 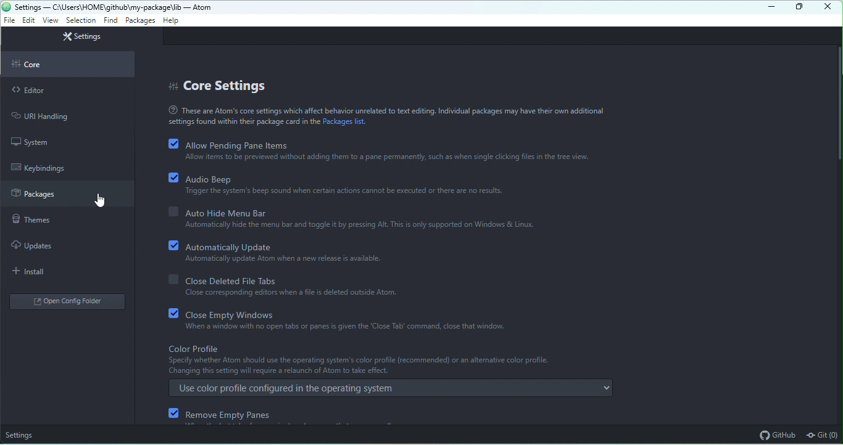 I want to click on editor, so click(x=67, y=91).